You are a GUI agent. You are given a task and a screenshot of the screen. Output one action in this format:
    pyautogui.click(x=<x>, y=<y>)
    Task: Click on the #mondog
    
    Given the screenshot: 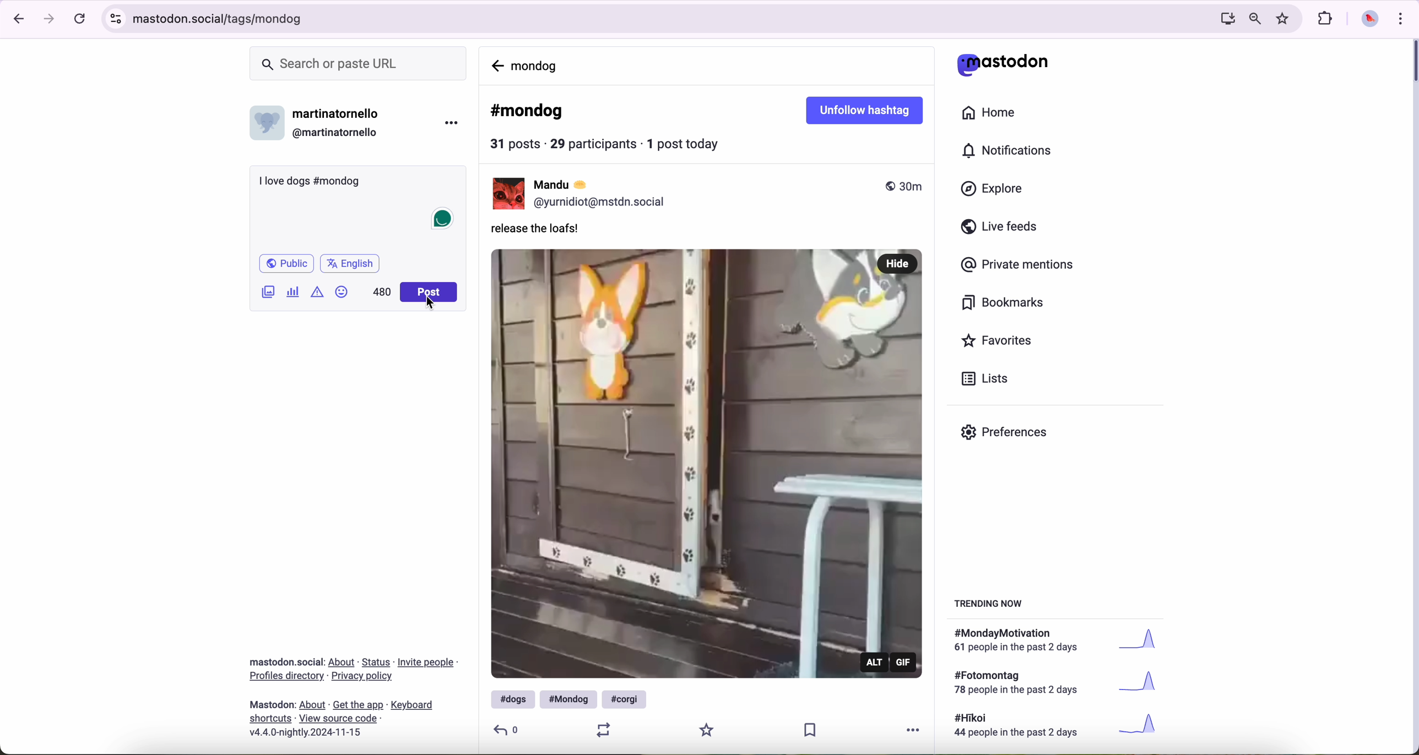 What is the action you would take?
    pyautogui.click(x=568, y=699)
    